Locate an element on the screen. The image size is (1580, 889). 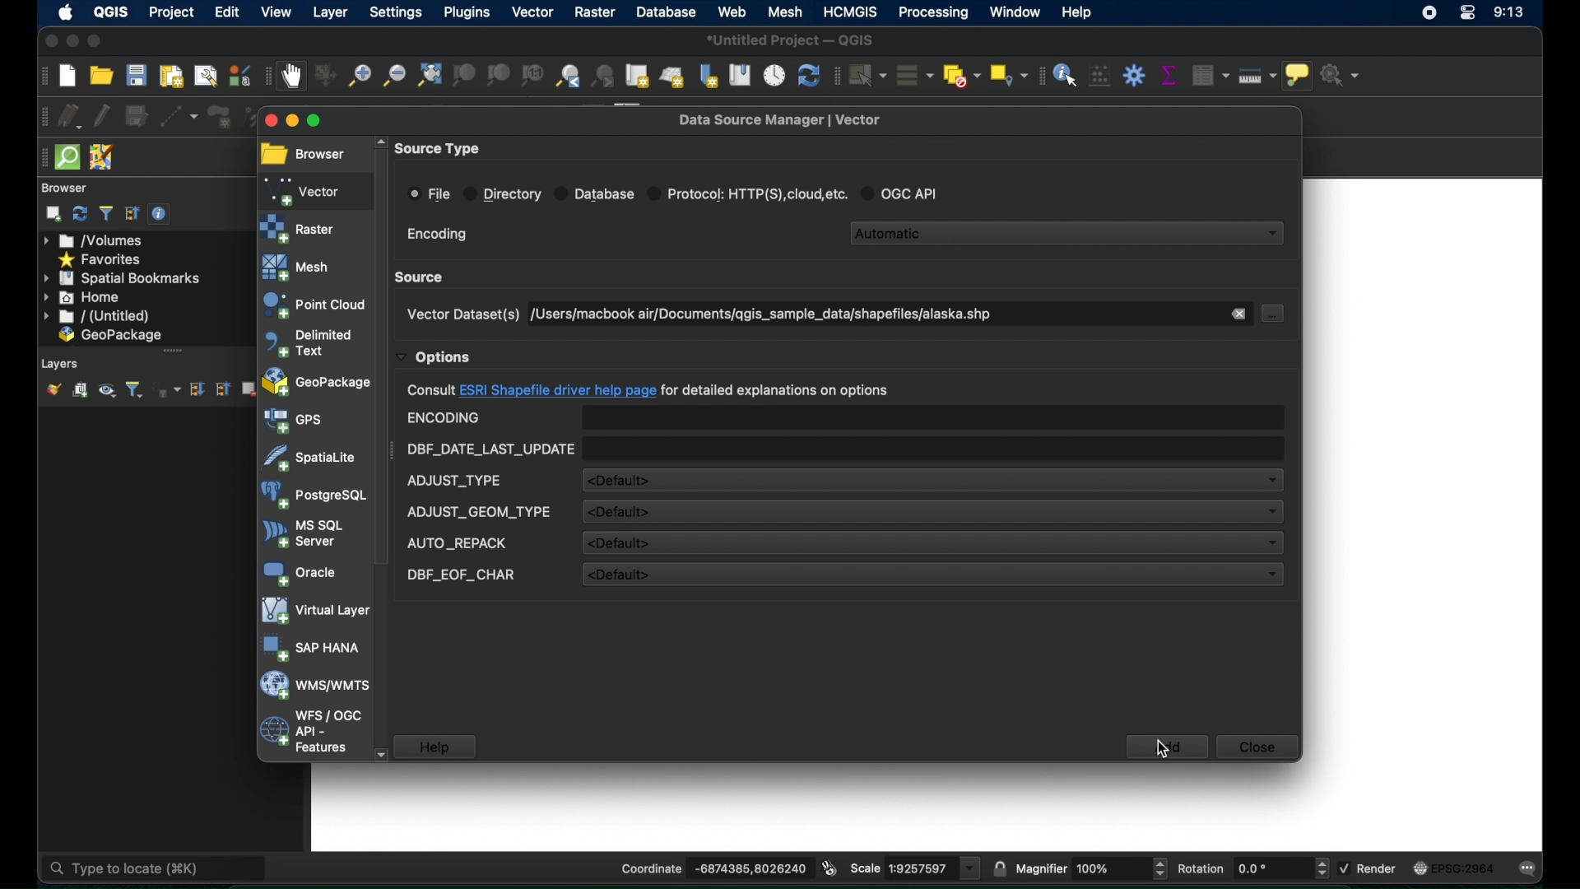
close is located at coordinates (48, 40).